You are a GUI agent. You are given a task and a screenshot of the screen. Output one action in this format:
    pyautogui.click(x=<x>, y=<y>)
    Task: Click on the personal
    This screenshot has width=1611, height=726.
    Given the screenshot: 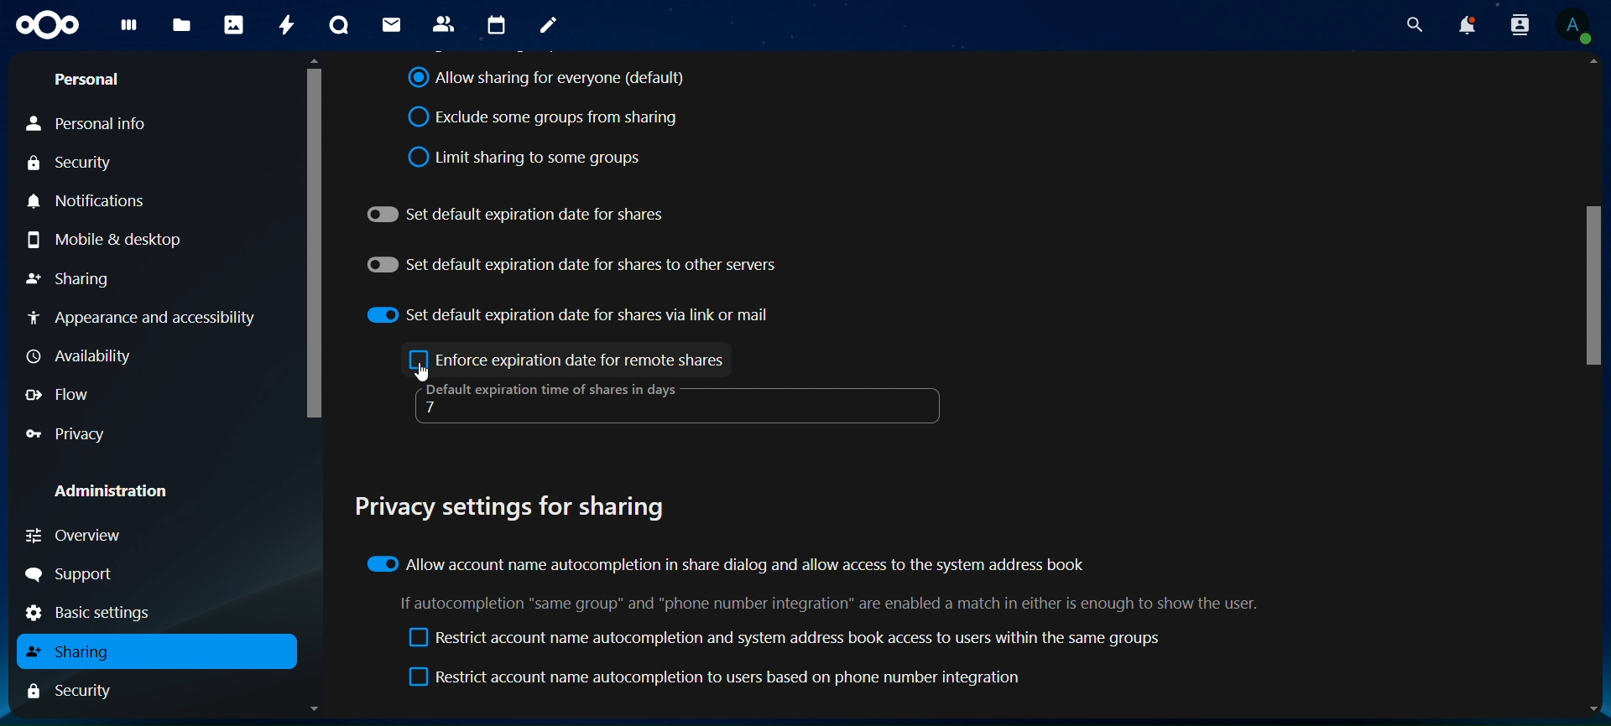 What is the action you would take?
    pyautogui.click(x=89, y=80)
    